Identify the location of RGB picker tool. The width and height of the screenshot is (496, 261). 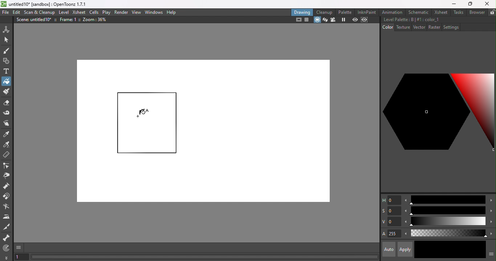
(7, 144).